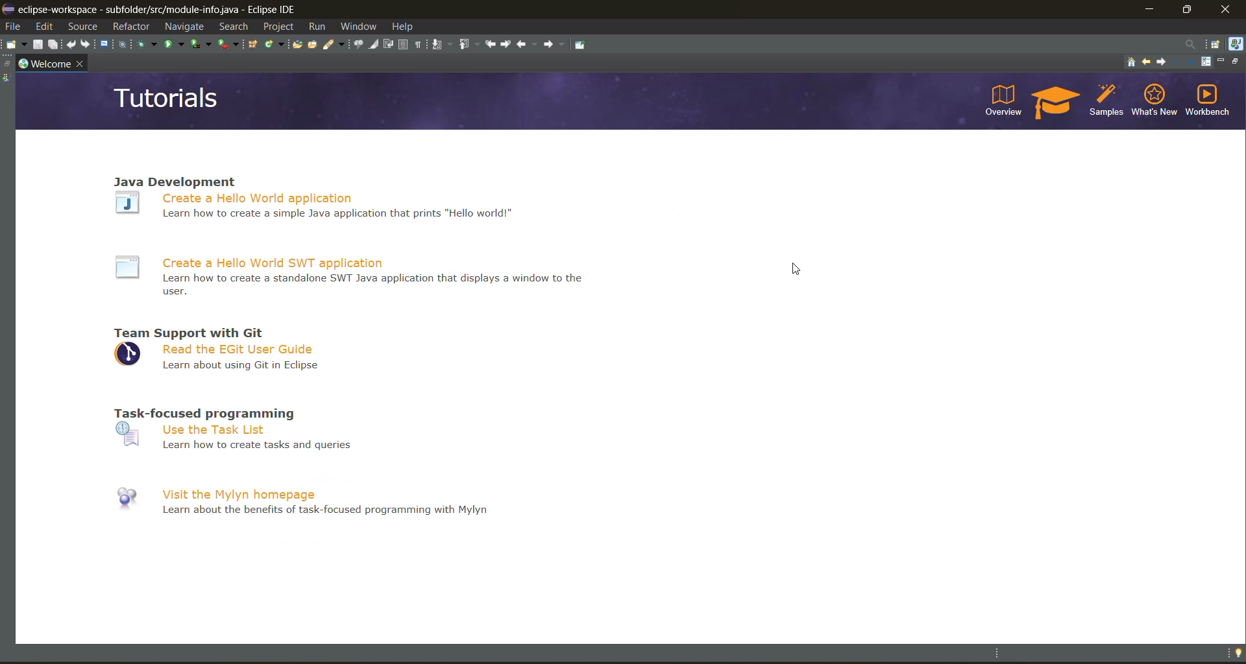 The image size is (1246, 664). I want to click on open task, so click(313, 43).